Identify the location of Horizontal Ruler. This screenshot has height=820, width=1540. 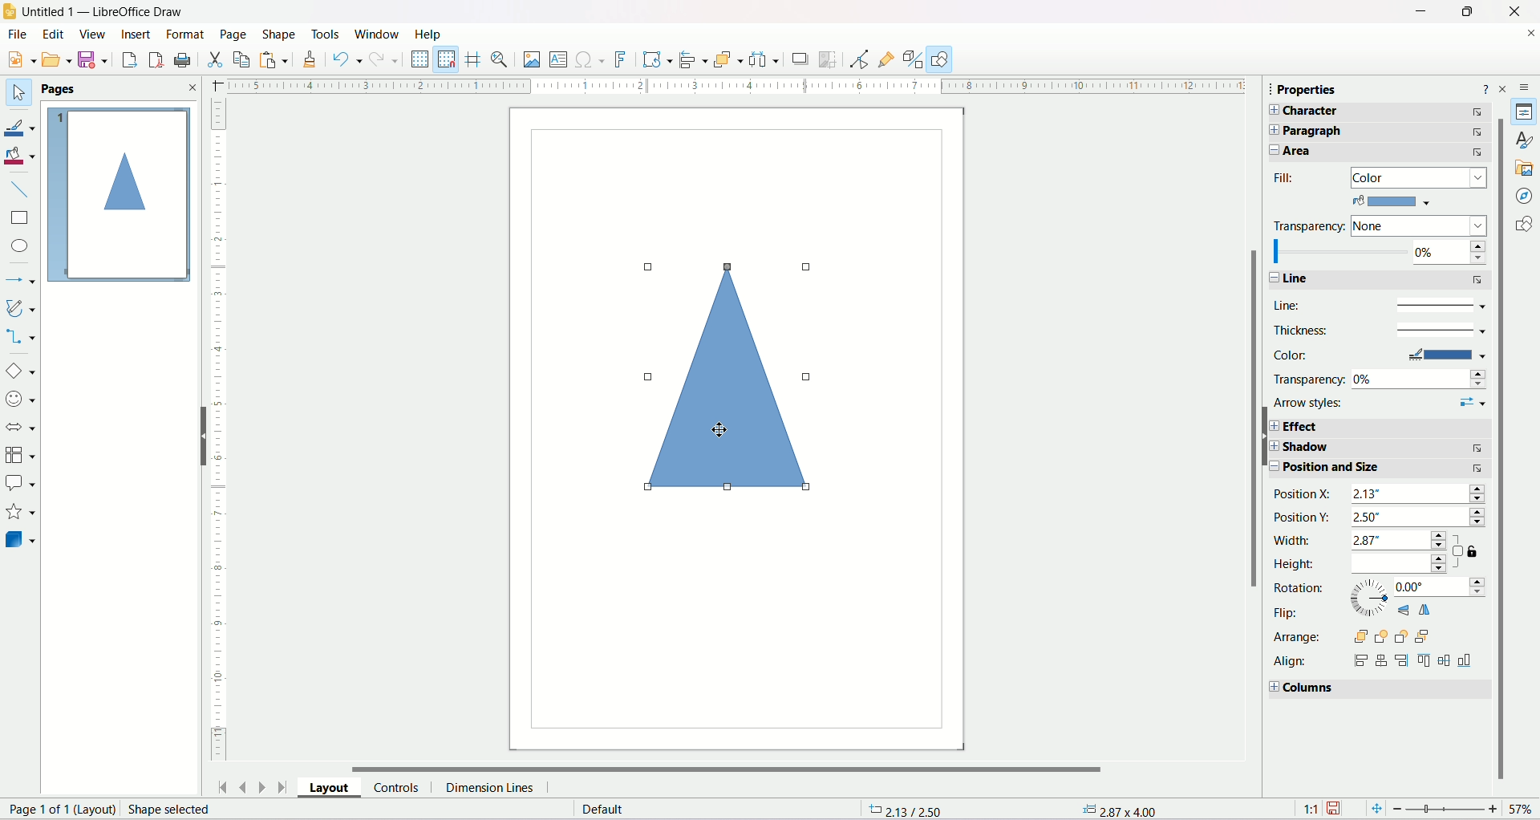
(733, 85).